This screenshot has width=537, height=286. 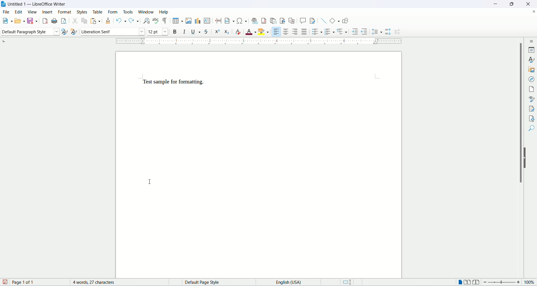 I want to click on 4 words, 27 characters, so click(x=96, y=282).